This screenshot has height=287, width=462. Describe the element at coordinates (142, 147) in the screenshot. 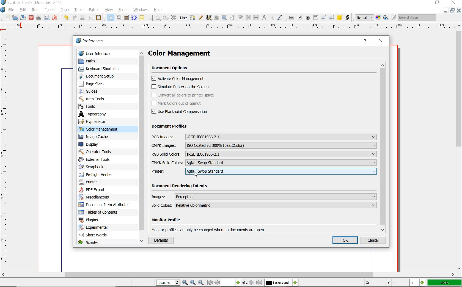

I see `scrollbar` at that location.